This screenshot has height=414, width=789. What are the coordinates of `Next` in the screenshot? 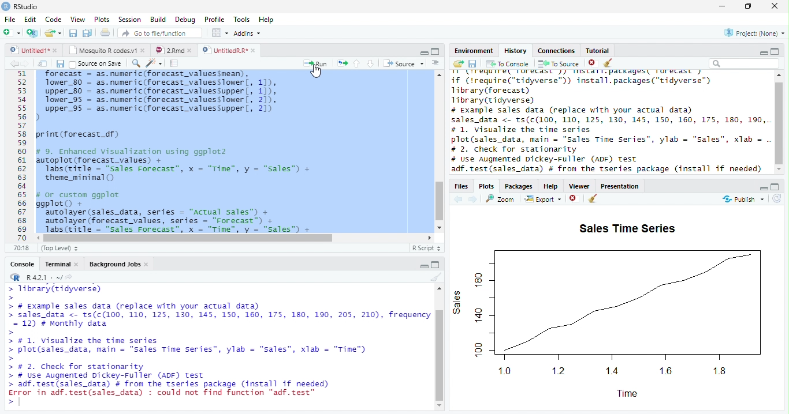 It's located at (474, 200).